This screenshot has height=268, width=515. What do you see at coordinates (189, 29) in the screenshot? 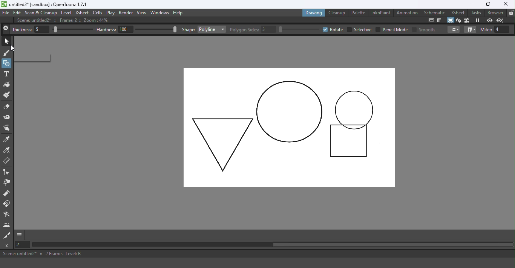
I see `Shape` at bounding box center [189, 29].